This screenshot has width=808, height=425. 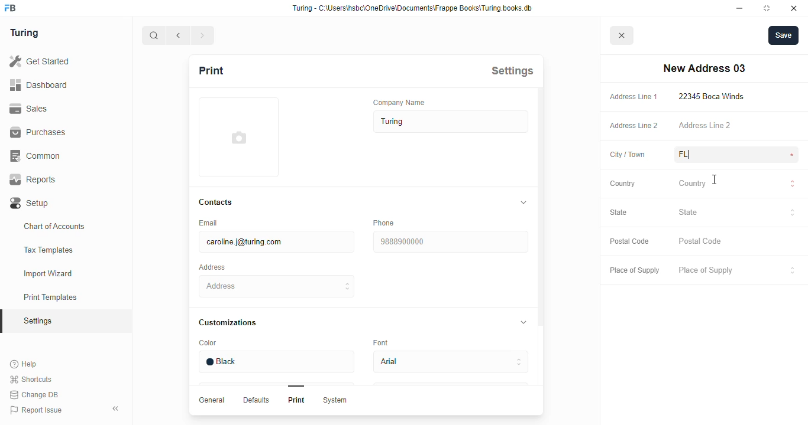 I want to click on phone, so click(x=383, y=223).